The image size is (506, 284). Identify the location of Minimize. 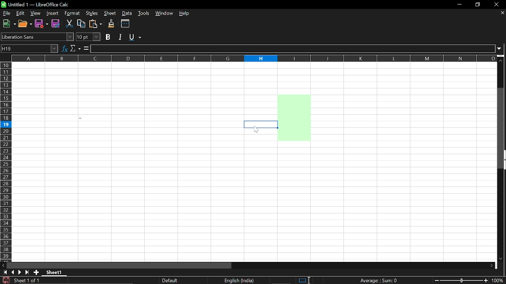
(459, 4).